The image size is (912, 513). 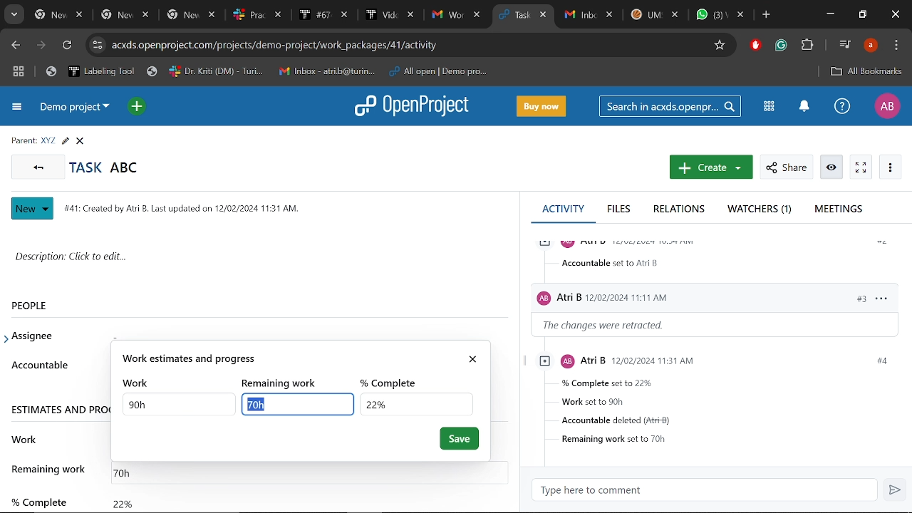 I want to click on work estimate and progress, so click(x=287, y=358).